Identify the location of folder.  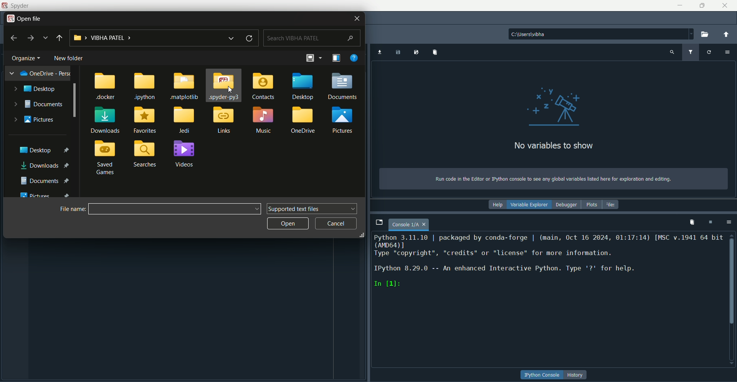
(106, 120).